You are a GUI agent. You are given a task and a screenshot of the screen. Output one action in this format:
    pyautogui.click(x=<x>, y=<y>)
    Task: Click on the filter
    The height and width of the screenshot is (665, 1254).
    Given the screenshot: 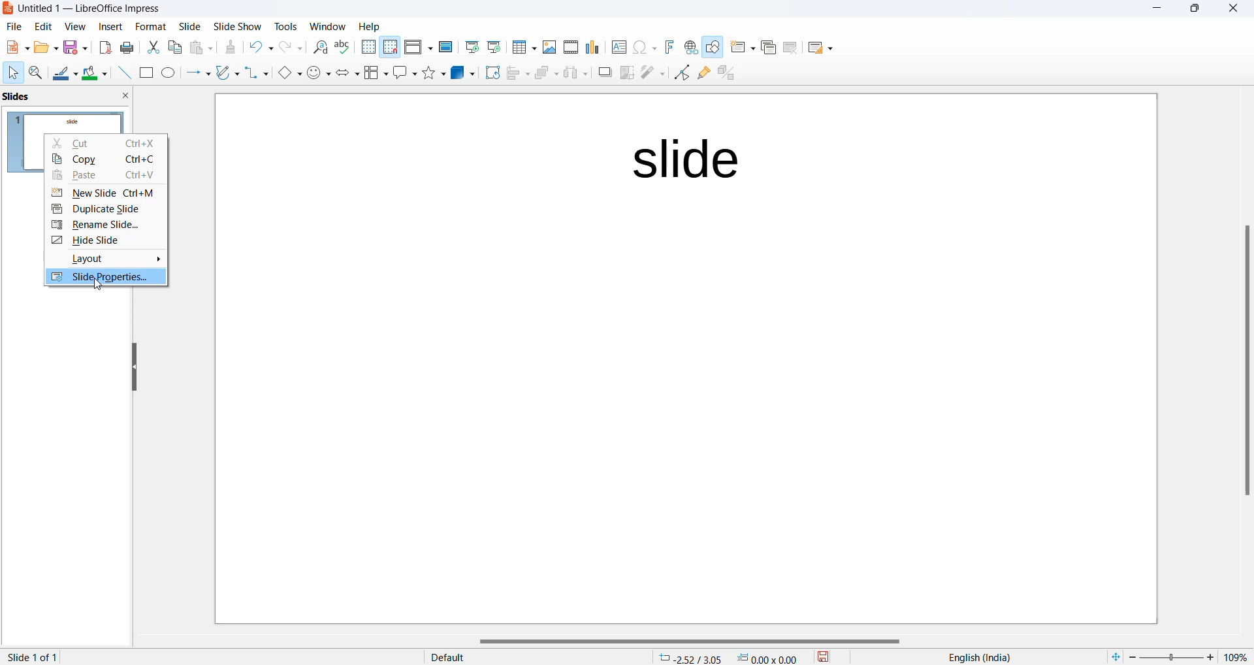 What is the action you would take?
    pyautogui.click(x=652, y=71)
    